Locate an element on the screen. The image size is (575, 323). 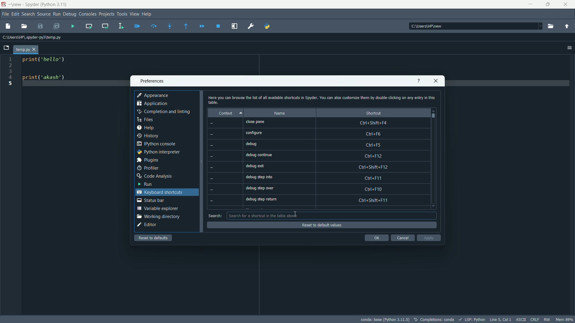
history is located at coordinates (149, 136).